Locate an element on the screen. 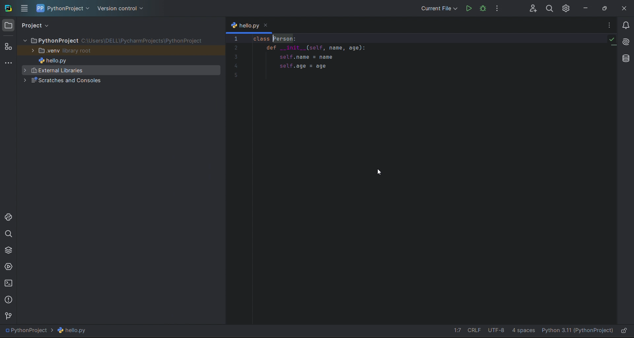  minimize is located at coordinates (584, 8).